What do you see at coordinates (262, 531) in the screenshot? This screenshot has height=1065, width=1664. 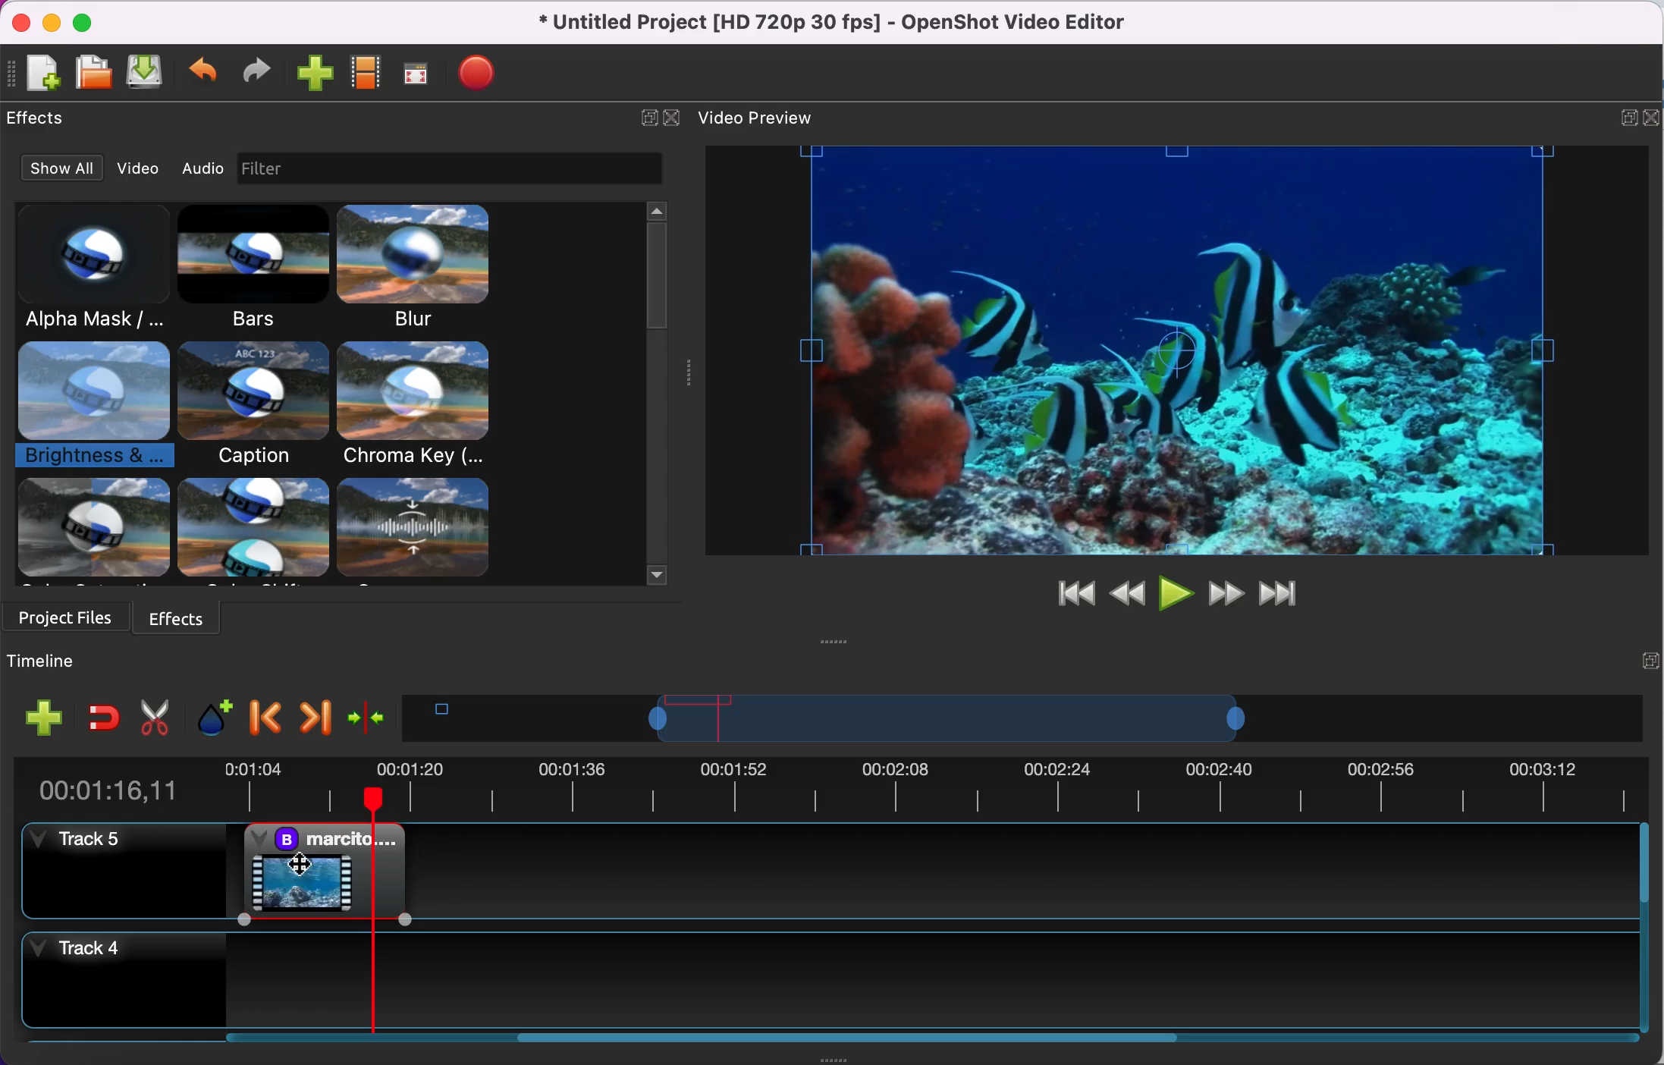 I see `other effects` at bounding box center [262, 531].